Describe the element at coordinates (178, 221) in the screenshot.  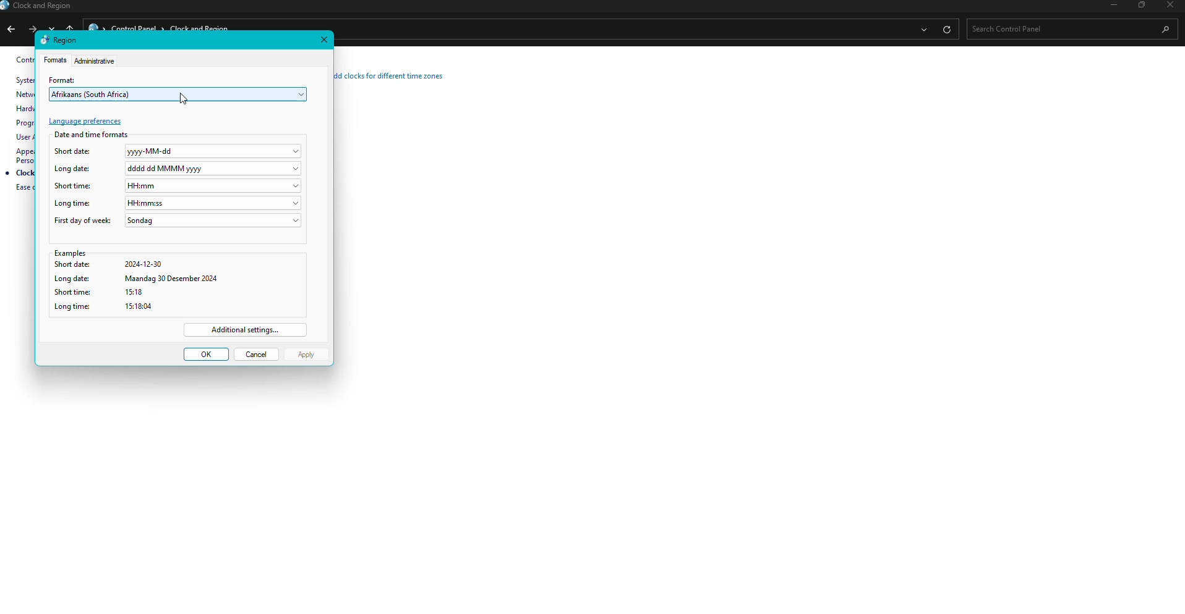
I see `First day of week` at that location.